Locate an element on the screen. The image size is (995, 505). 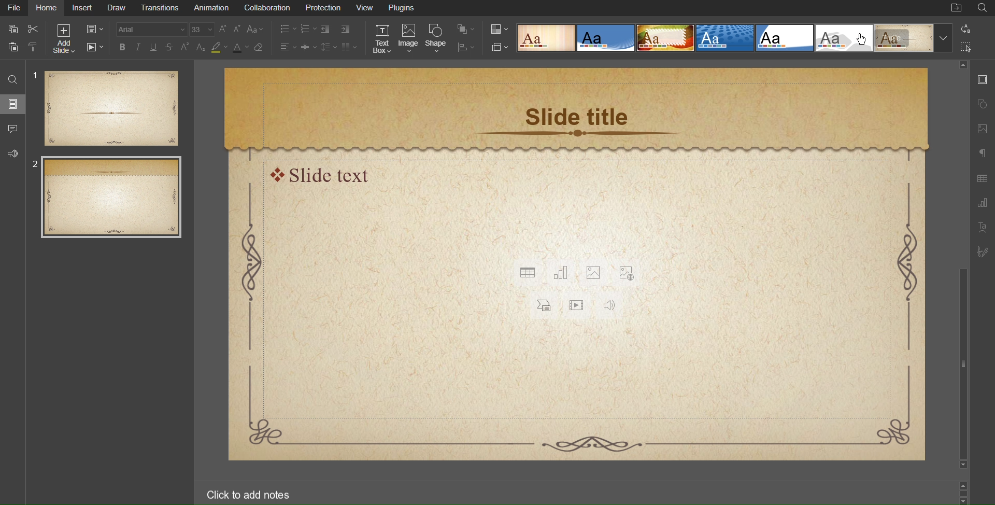
Slide 1 is located at coordinates (106, 108).